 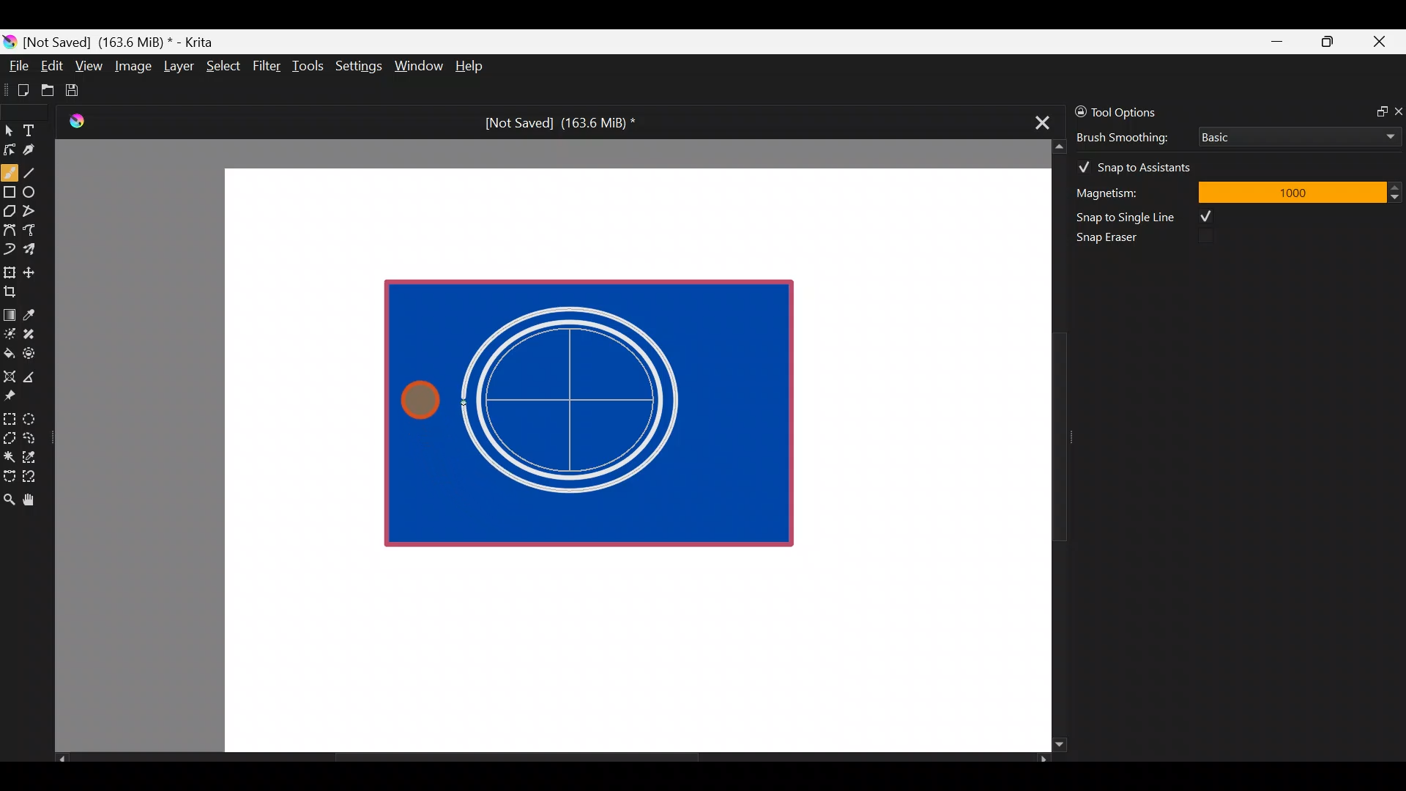 I want to click on Elliptical selection tool, so click(x=34, y=417).